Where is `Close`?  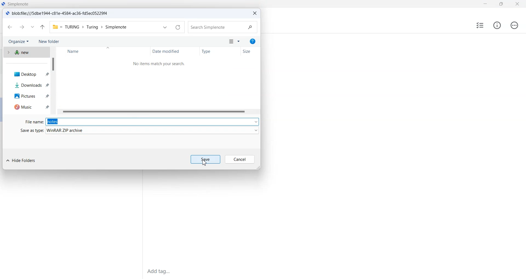 Close is located at coordinates (517, 4).